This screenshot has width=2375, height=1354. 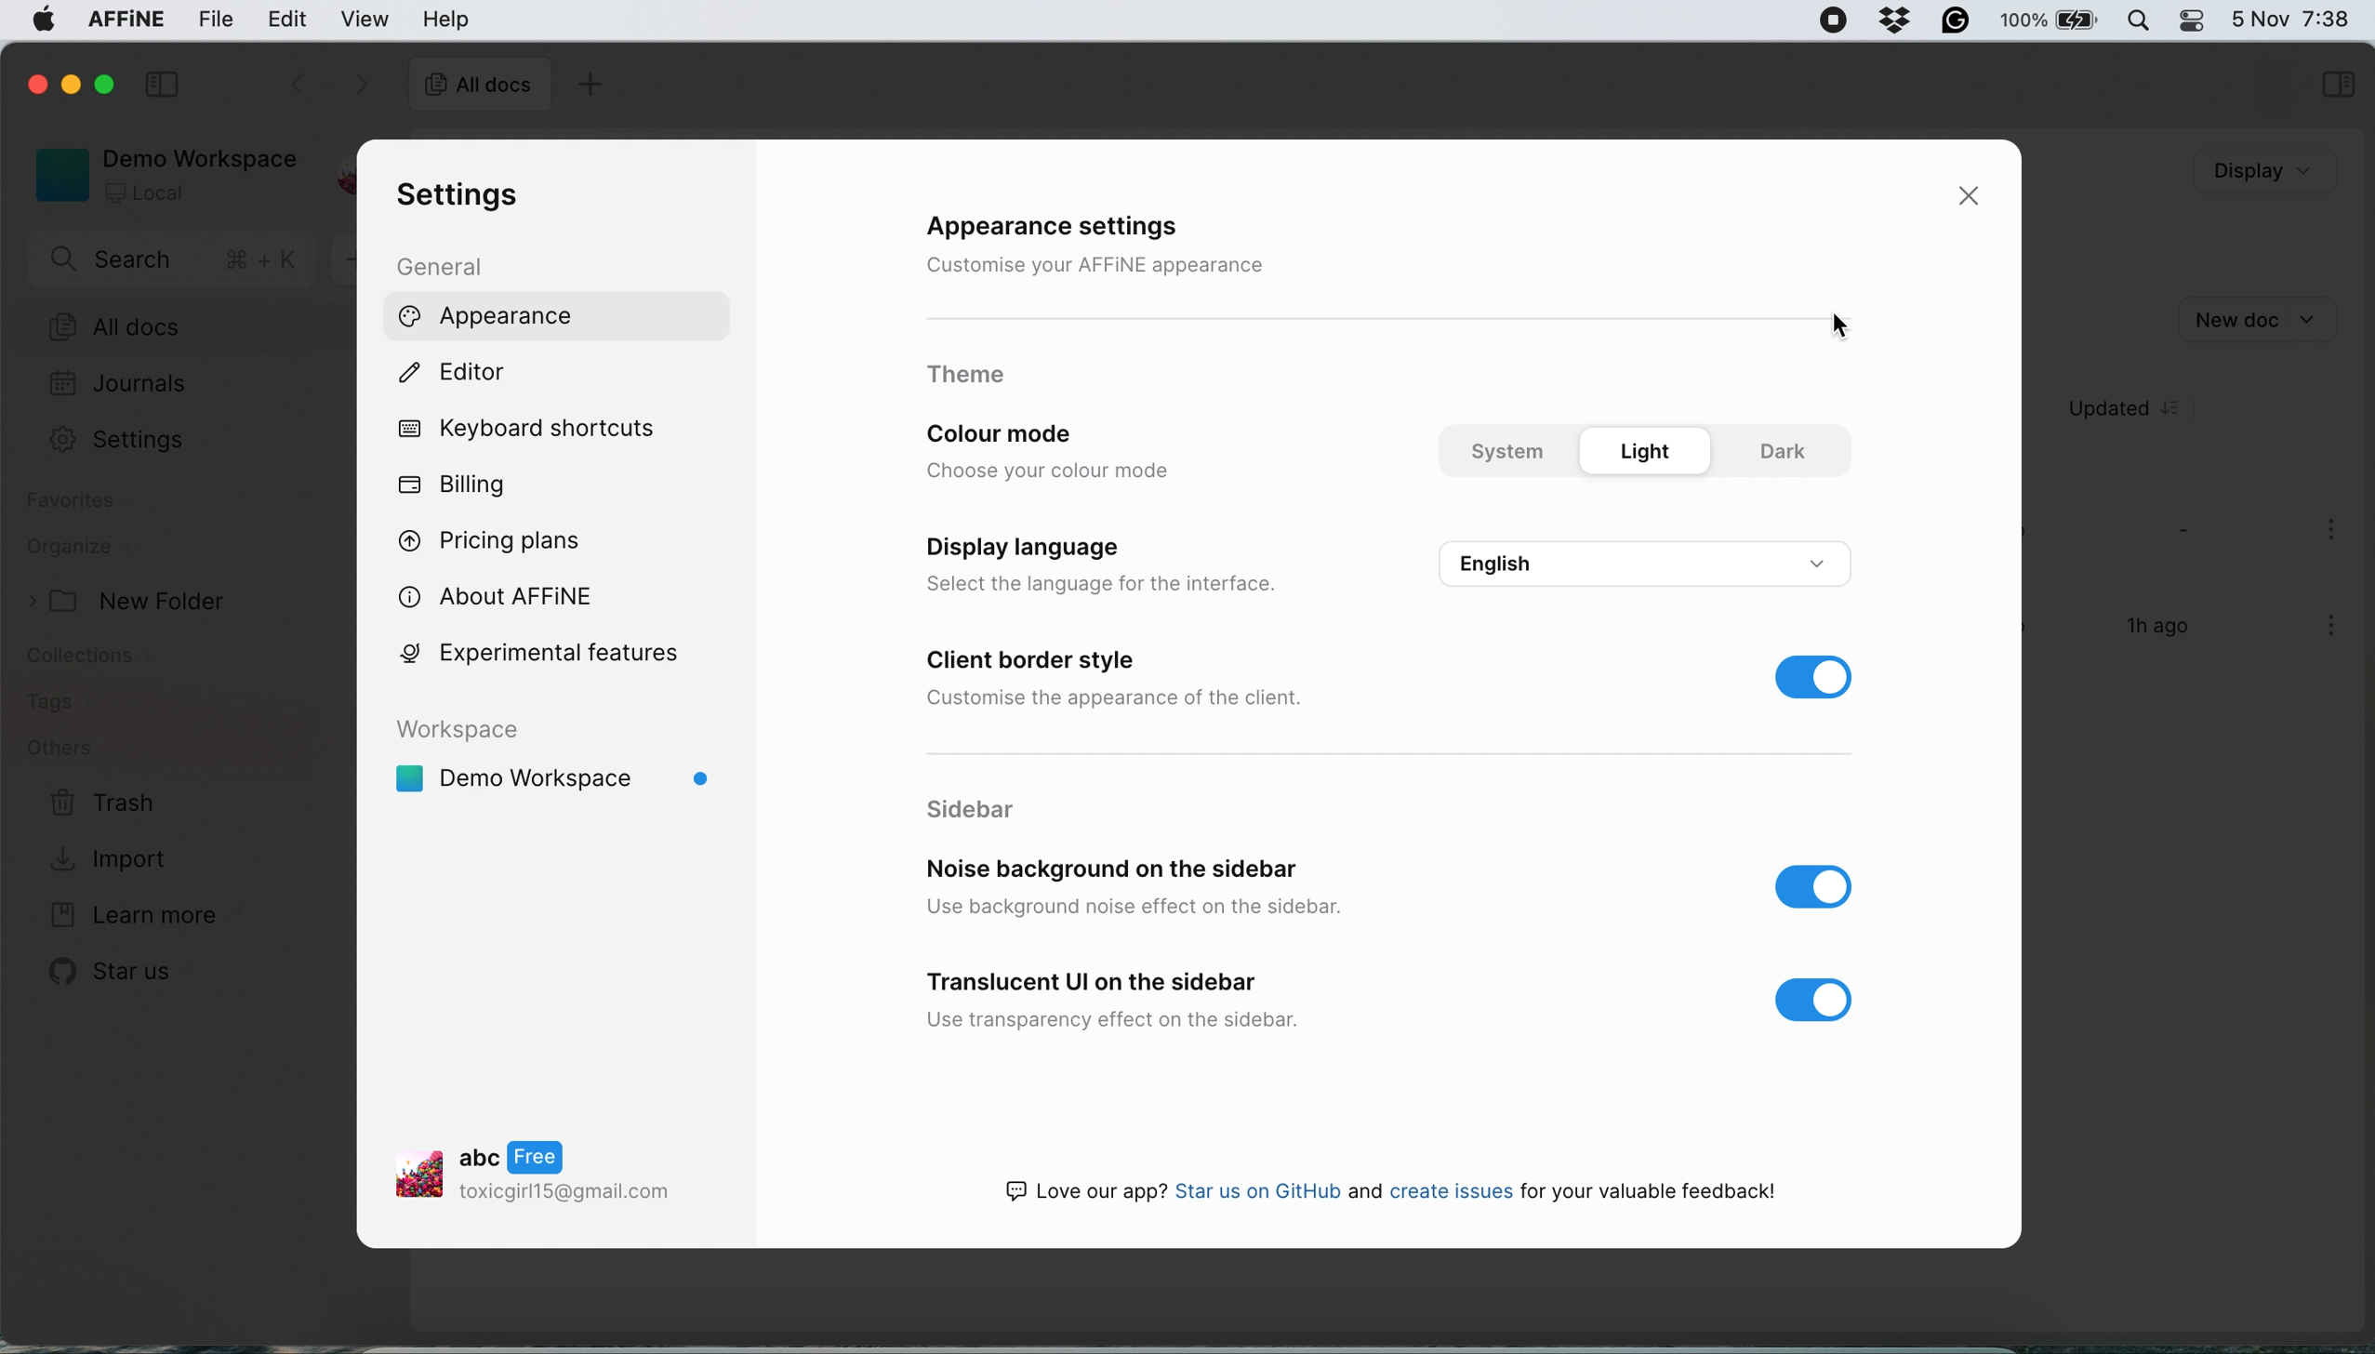 I want to click on use transparency effect on the sidebar, so click(x=1114, y=1016).